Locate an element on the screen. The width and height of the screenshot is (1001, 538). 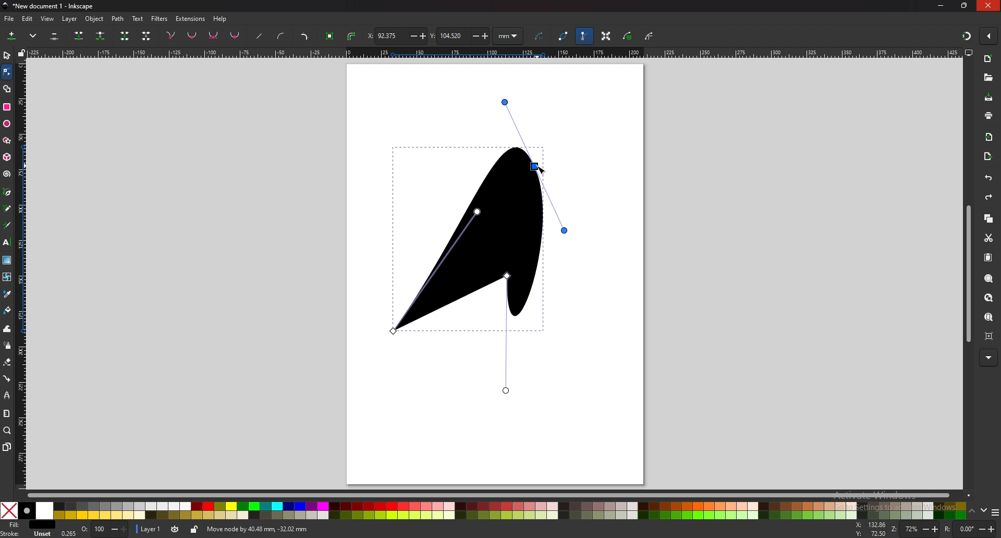
nodes symmetrical is located at coordinates (214, 36).